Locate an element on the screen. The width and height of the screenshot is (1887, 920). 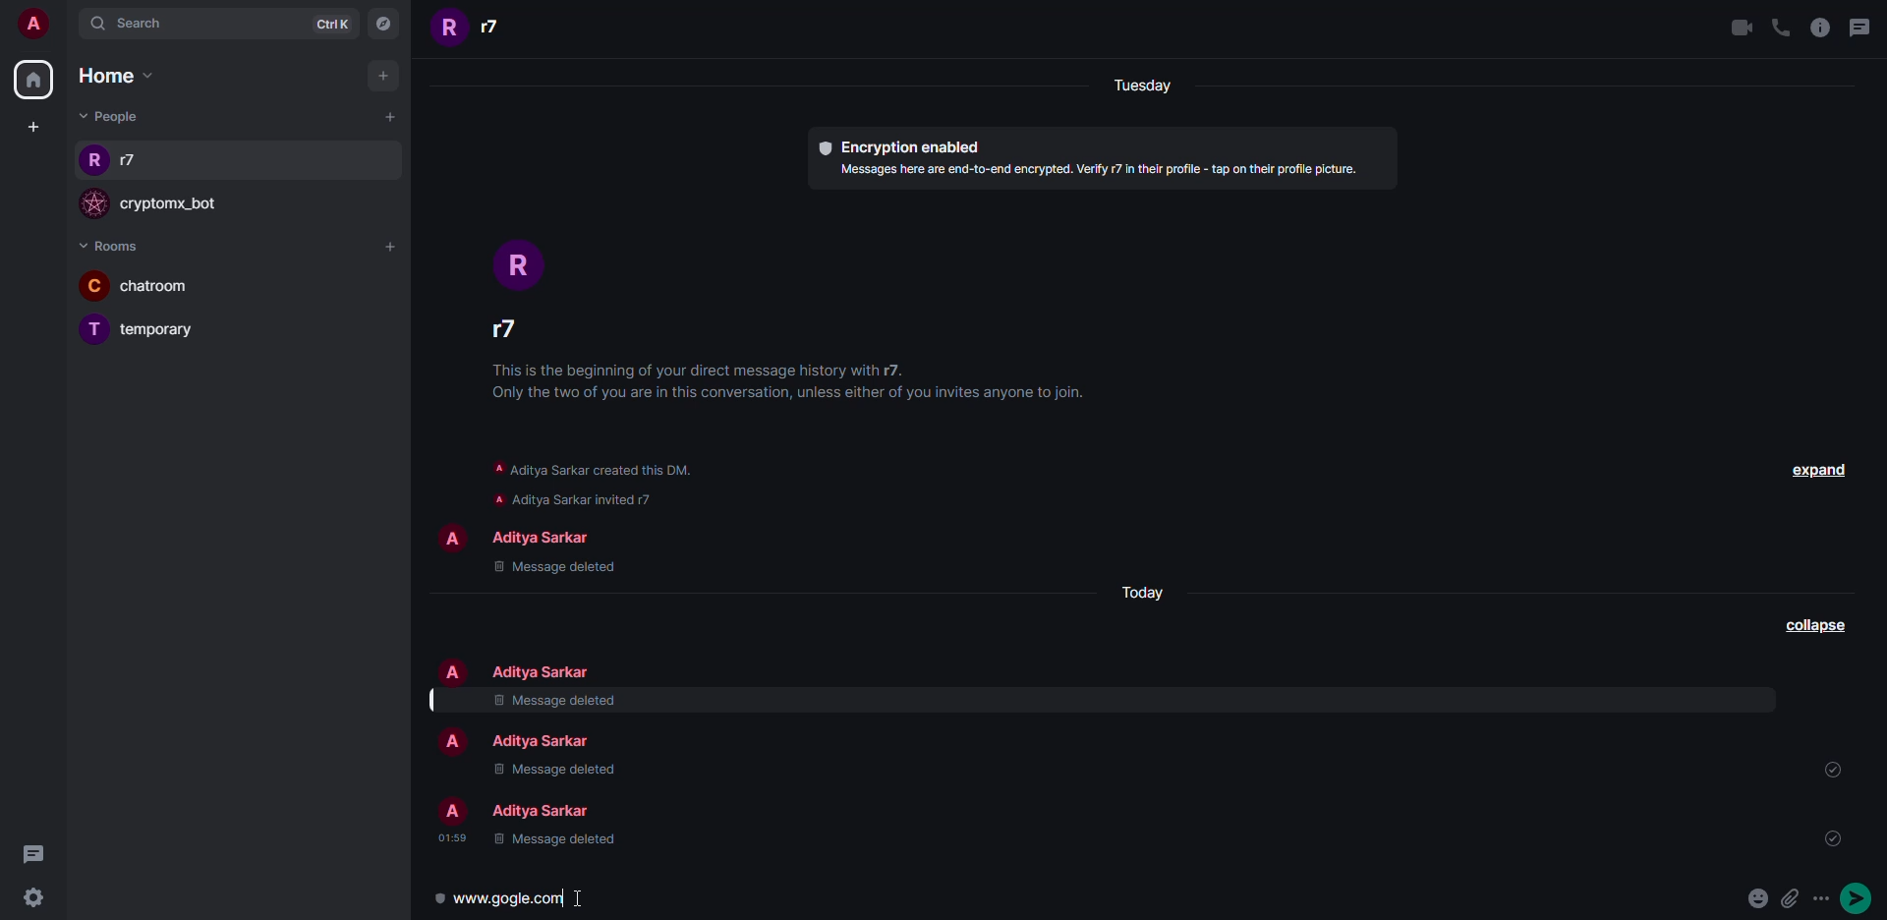
message deleted is located at coordinates (553, 701).